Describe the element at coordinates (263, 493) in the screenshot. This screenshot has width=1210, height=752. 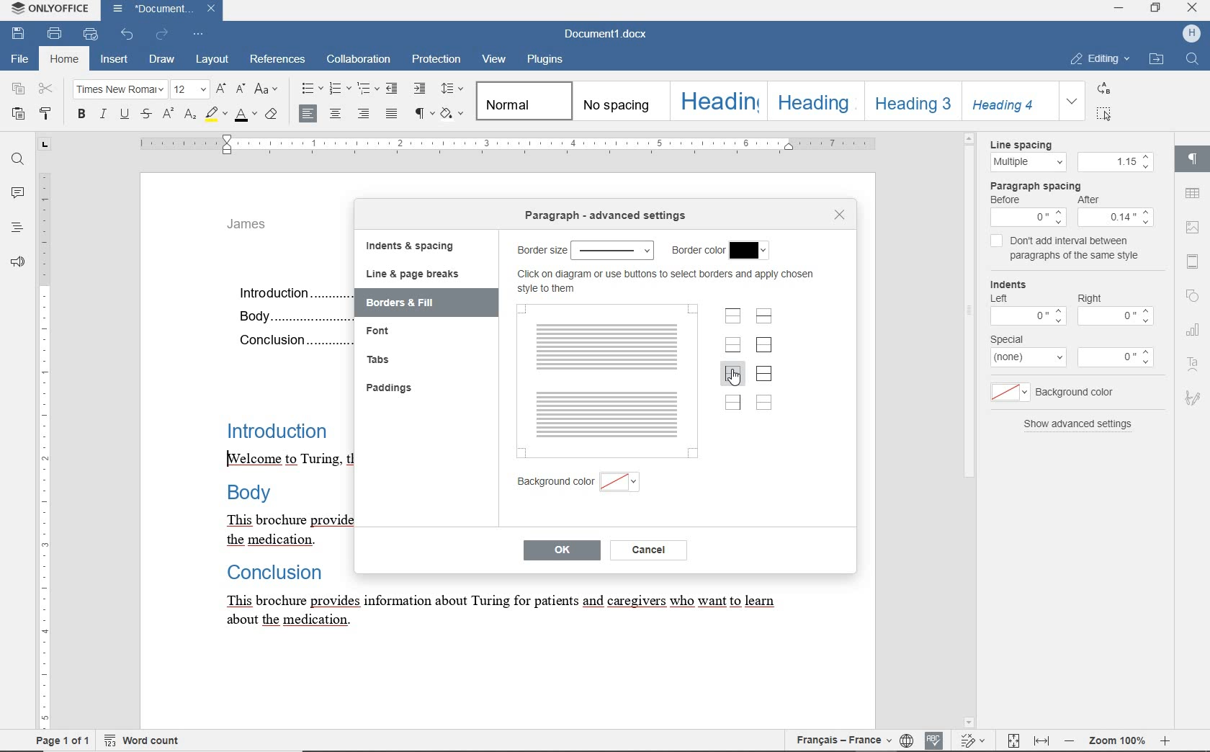
I see `Body` at that location.